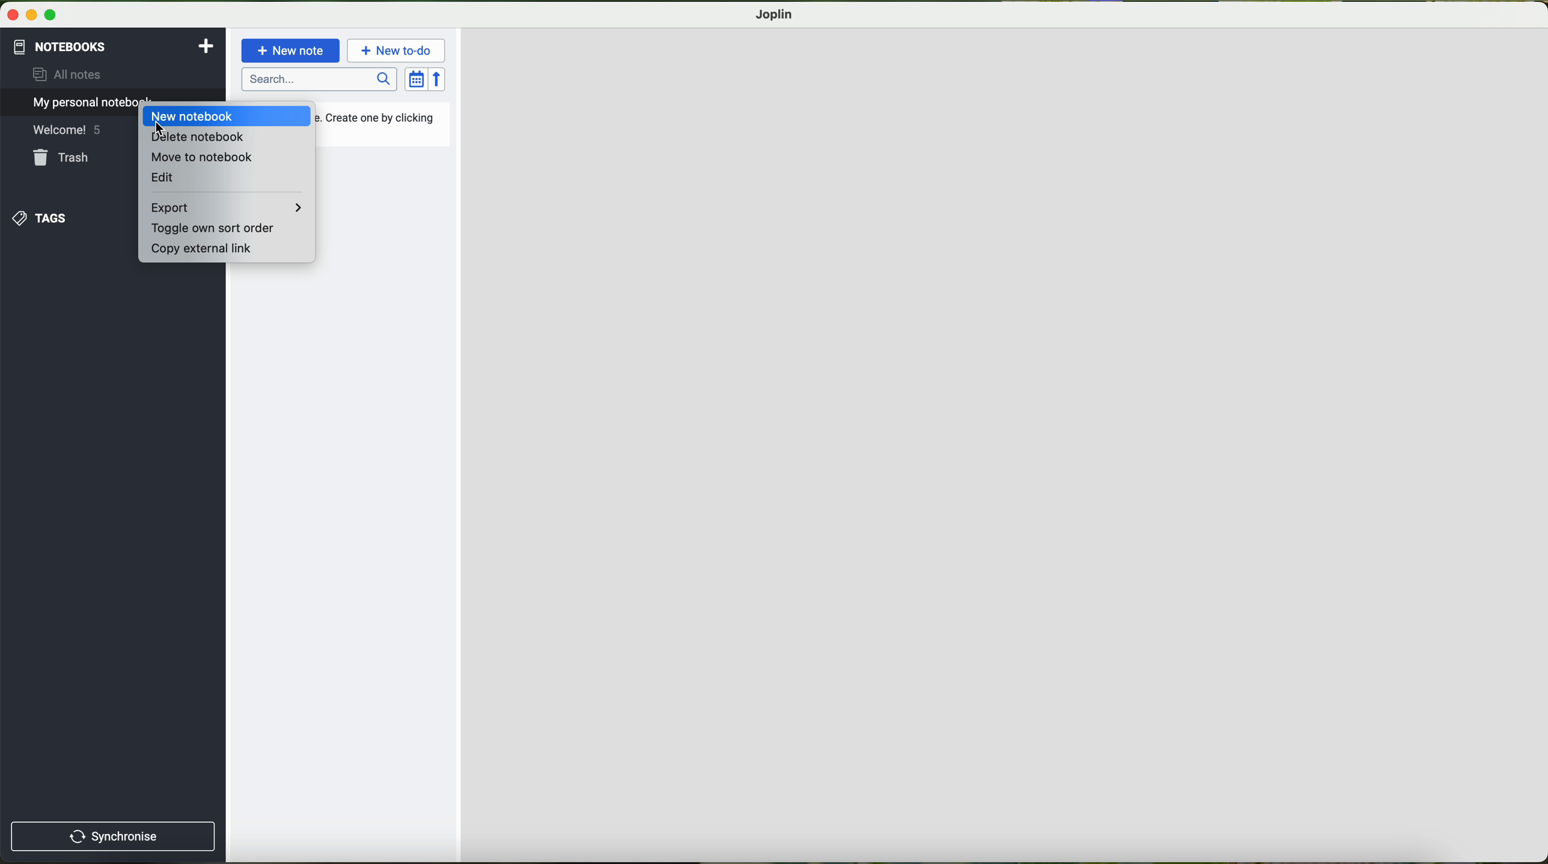  Describe the element at coordinates (320, 80) in the screenshot. I see `search bar` at that location.